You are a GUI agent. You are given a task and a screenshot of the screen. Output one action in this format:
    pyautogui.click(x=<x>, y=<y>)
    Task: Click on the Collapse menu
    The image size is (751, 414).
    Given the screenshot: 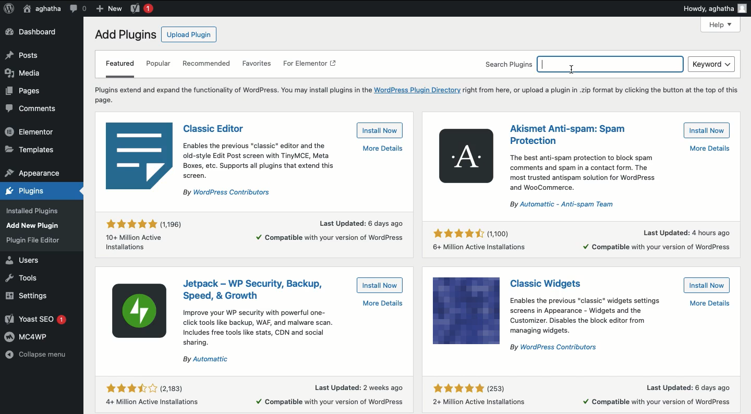 What is the action you would take?
    pyautogui.click(x=37, y=354)
    